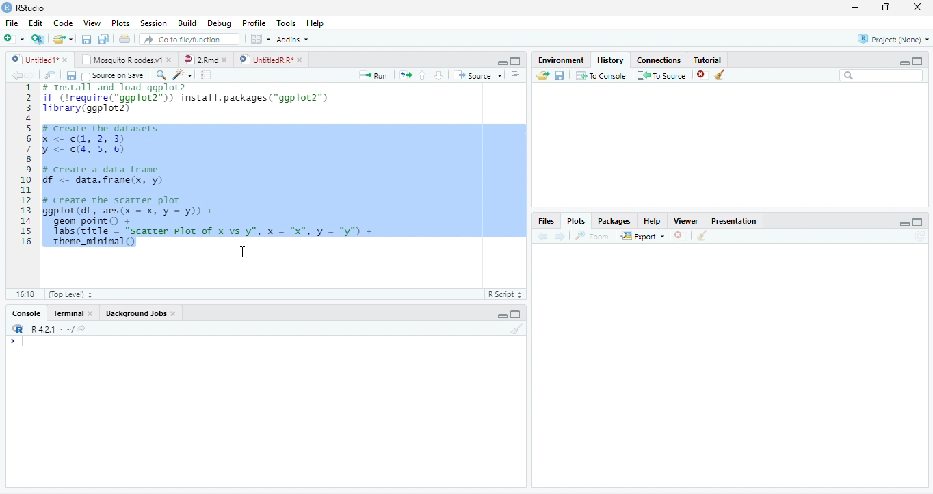 The image size is (933, 494). Describe the element at coordinates (92, 23) in the screenshot. I see `View` at that location.